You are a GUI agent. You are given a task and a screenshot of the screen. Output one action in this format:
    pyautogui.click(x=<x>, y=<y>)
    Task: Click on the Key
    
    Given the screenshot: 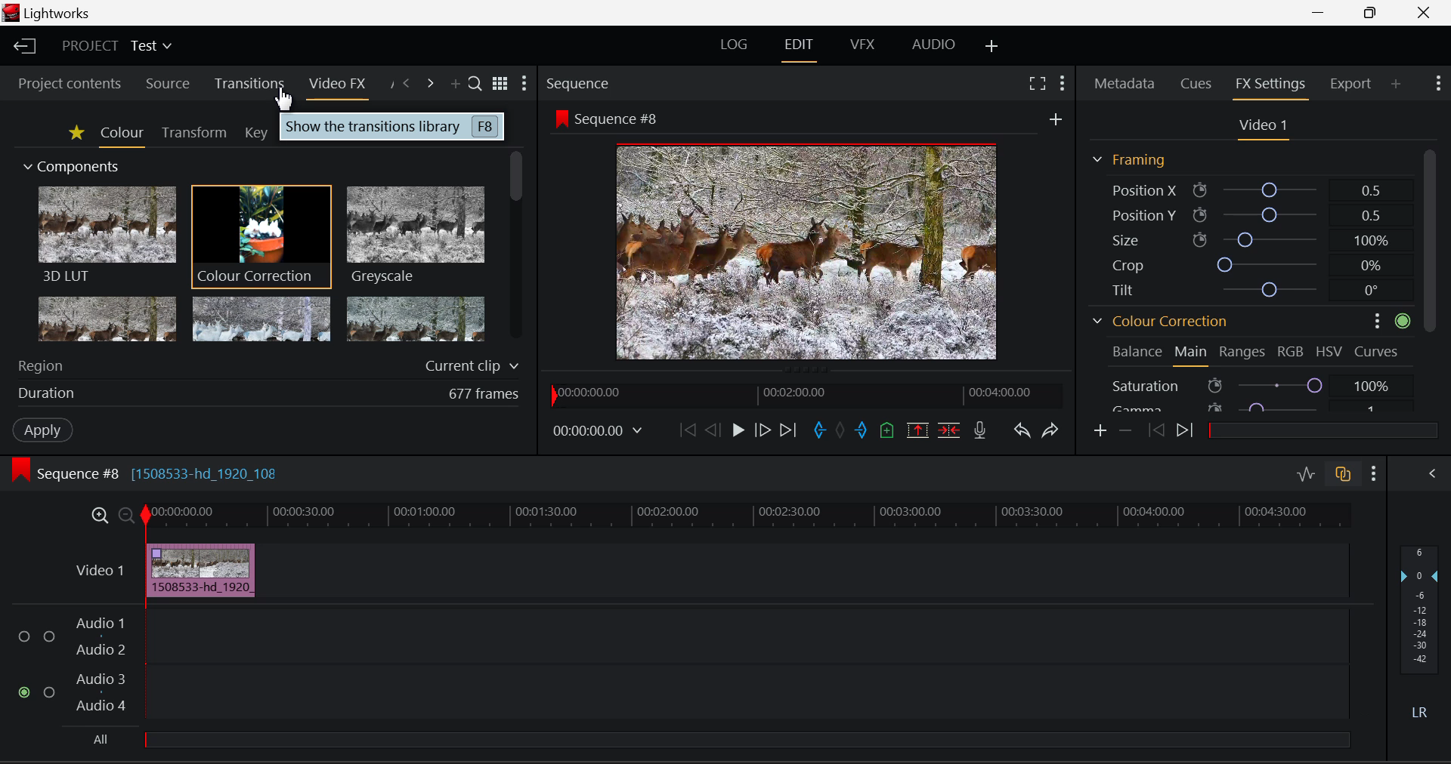 What is the action you would take?
    pyautogui.click(x=257, y=133)
    